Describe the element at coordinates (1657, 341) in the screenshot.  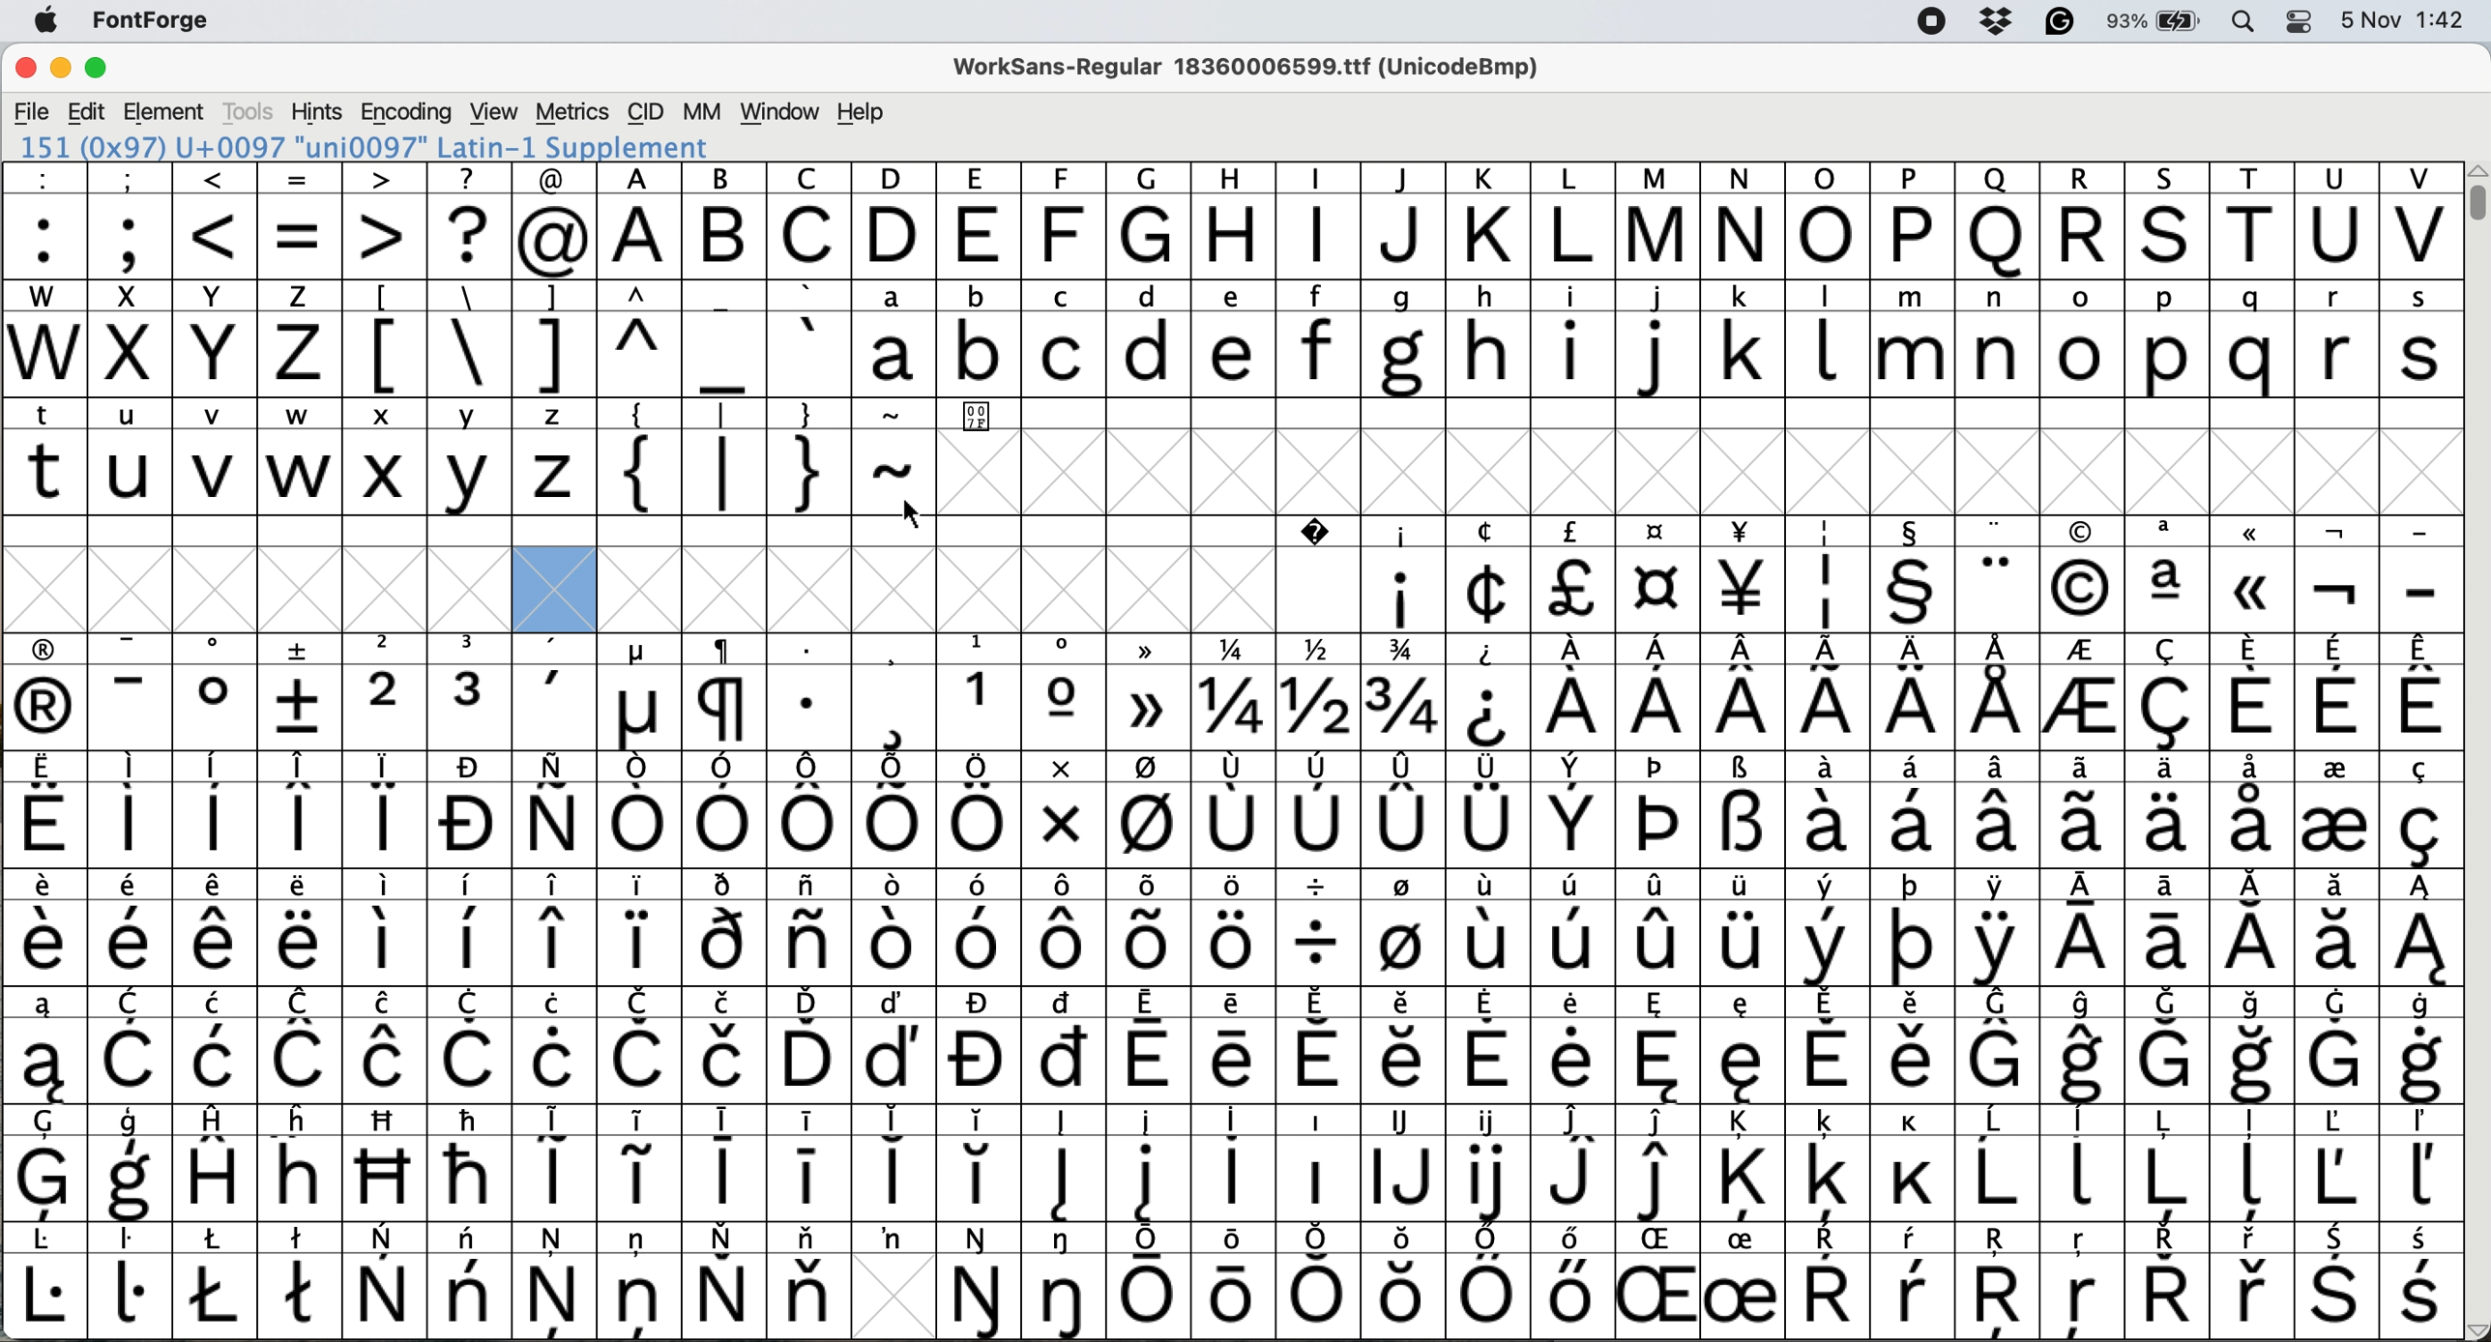
I see `j` at that location.